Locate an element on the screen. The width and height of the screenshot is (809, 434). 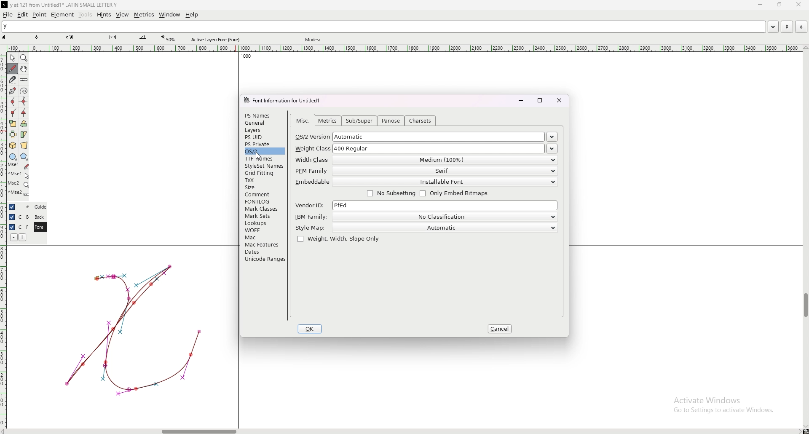
cut a spline in two is located at coordinates (12, 80).